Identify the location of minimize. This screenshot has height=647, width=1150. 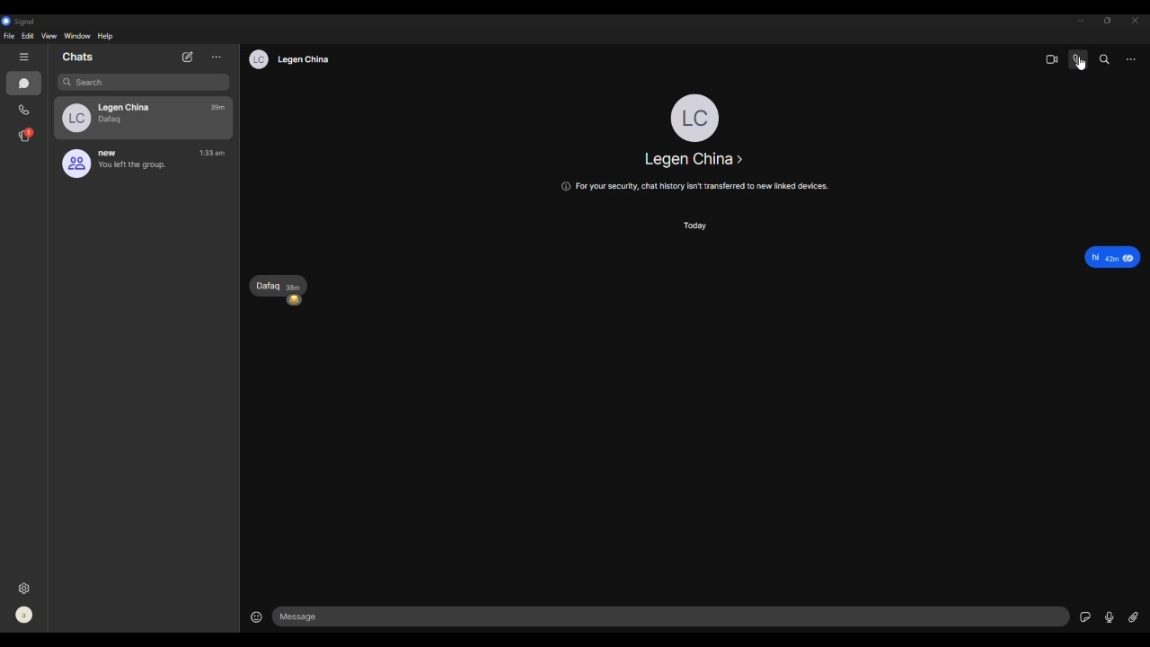
(1081, 21).